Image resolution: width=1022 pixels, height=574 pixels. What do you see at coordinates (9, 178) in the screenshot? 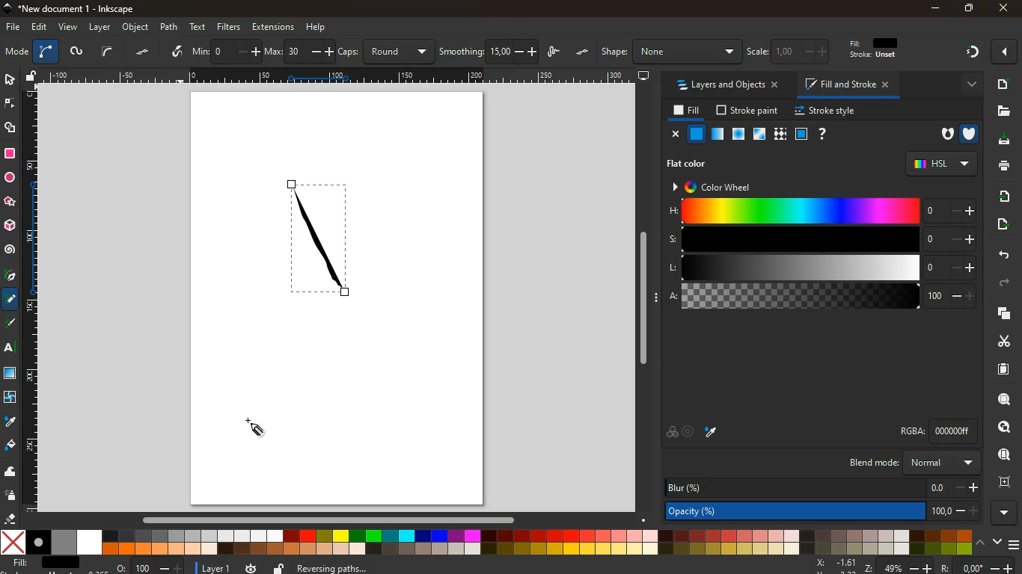
I see `circle` at bounding box center [9, 178].